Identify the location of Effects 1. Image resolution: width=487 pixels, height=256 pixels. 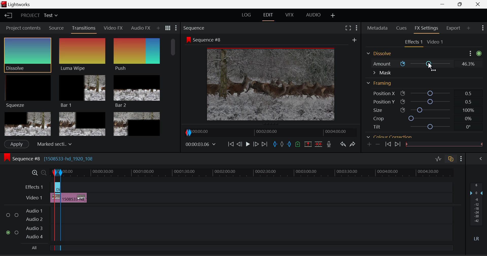
(34, 187).